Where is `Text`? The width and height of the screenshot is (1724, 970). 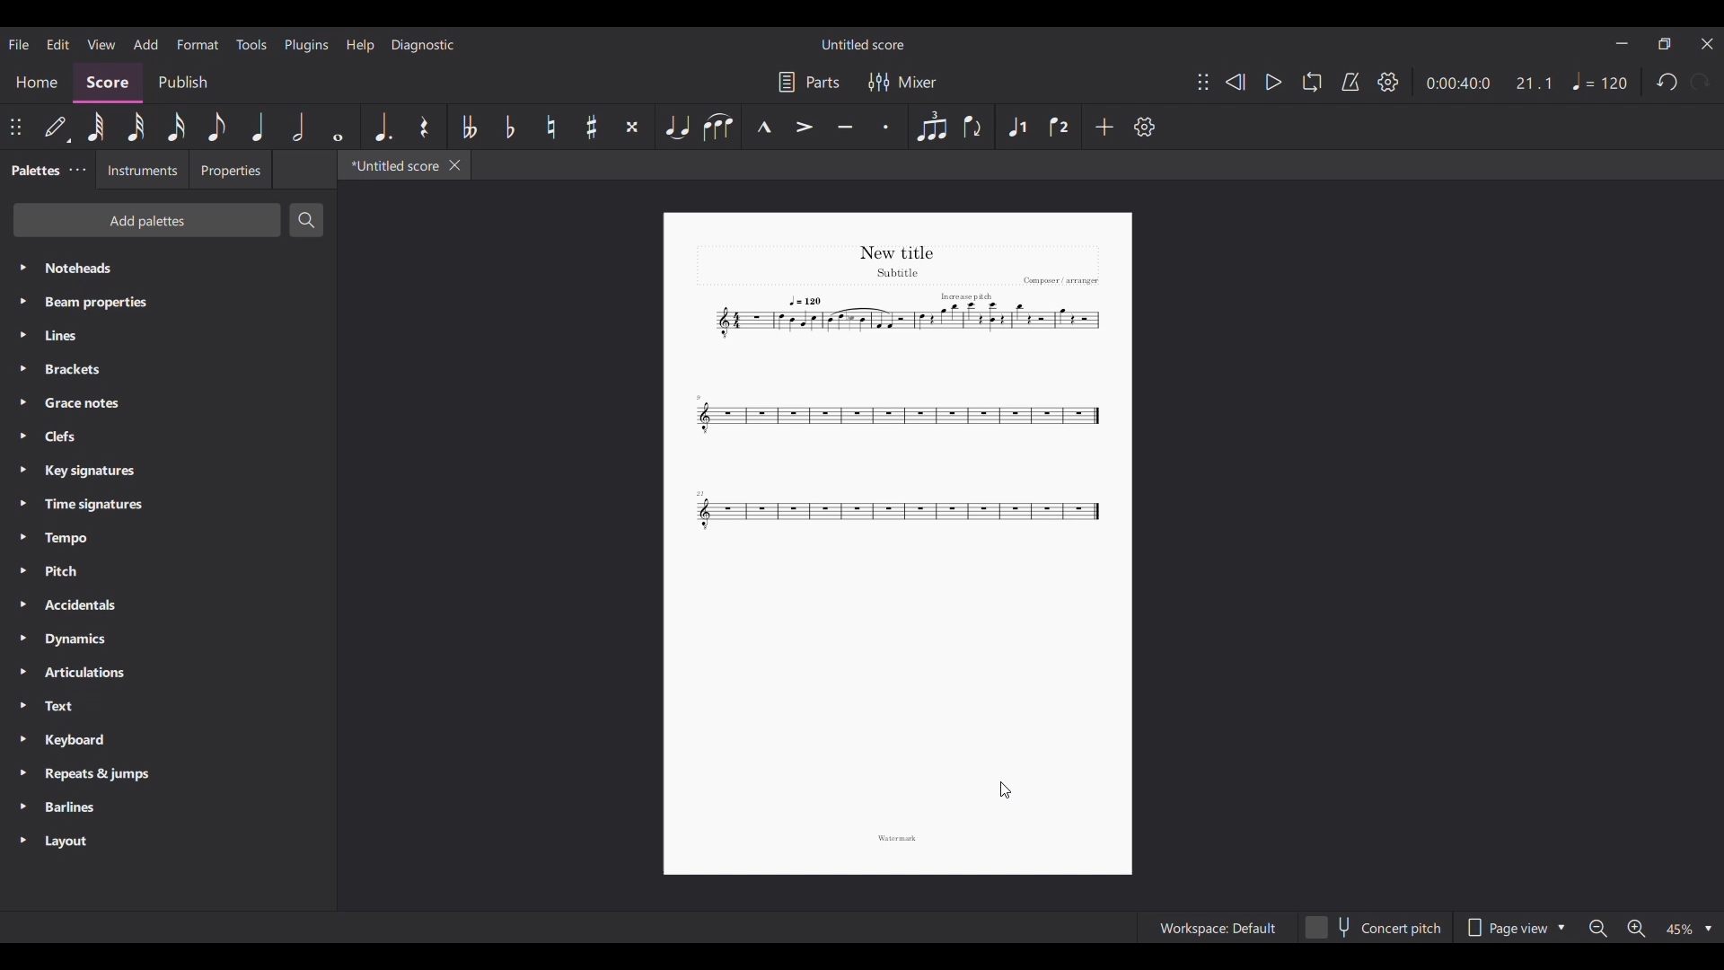 Text is located at coordinates (168, 706).